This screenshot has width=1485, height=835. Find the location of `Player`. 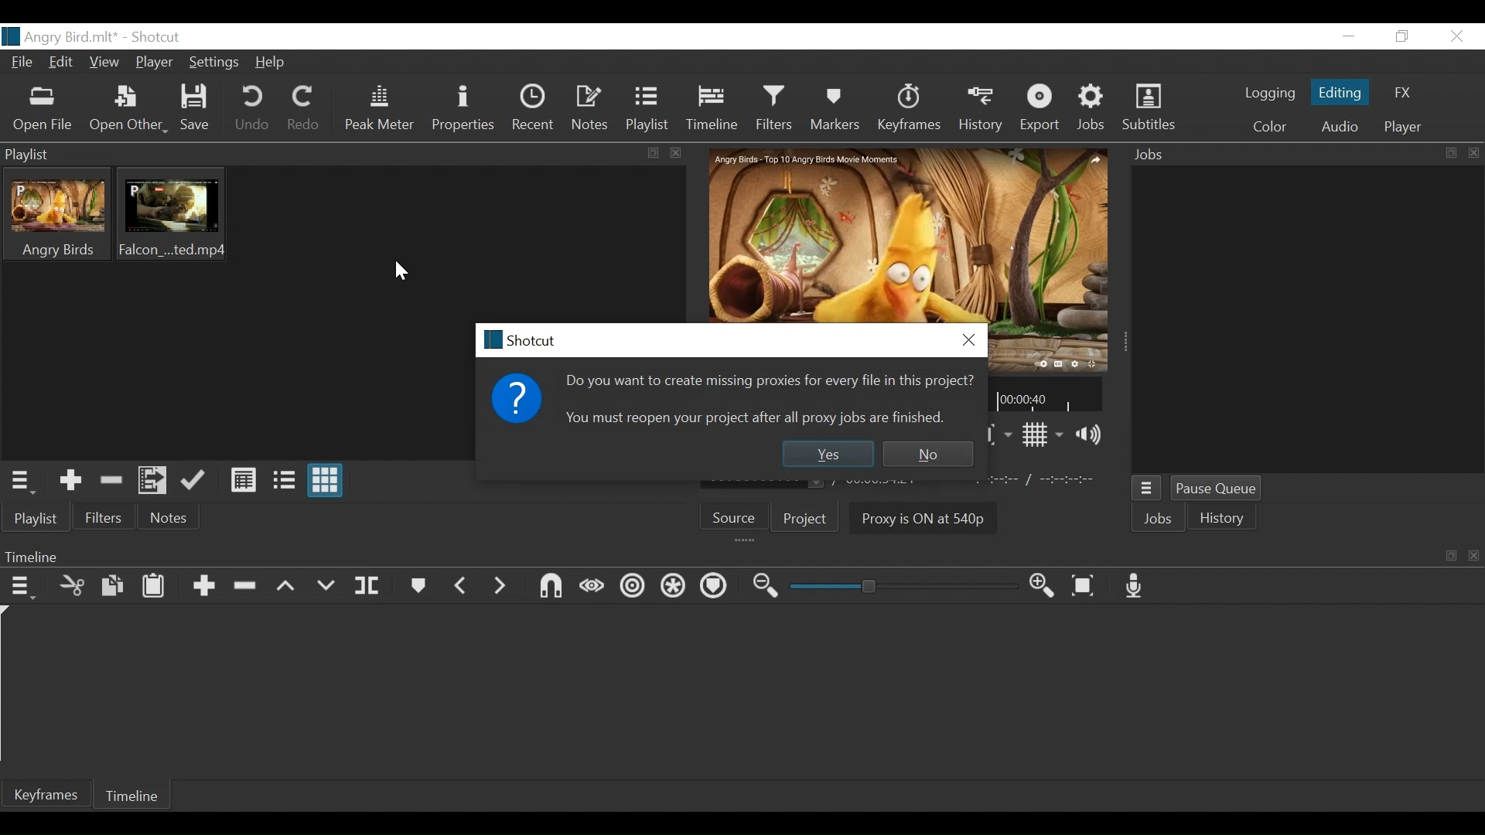

Player is located at coordinates (1402, 127).